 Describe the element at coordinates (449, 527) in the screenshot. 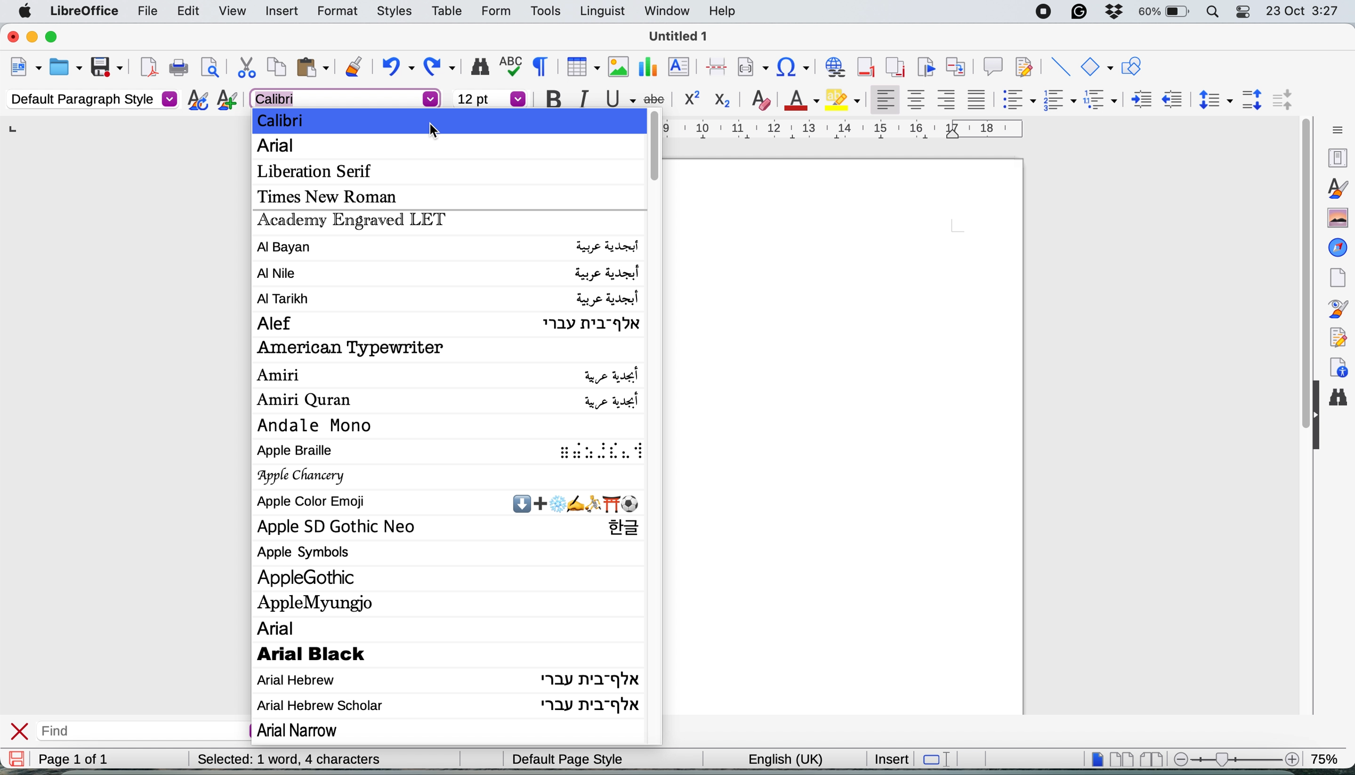

I see `apply sd gothic neo` at that location.